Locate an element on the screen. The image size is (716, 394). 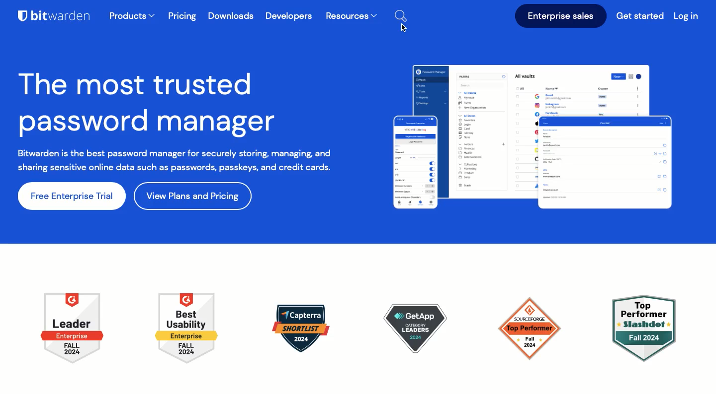
Developers is located at coordinates (288, 16).